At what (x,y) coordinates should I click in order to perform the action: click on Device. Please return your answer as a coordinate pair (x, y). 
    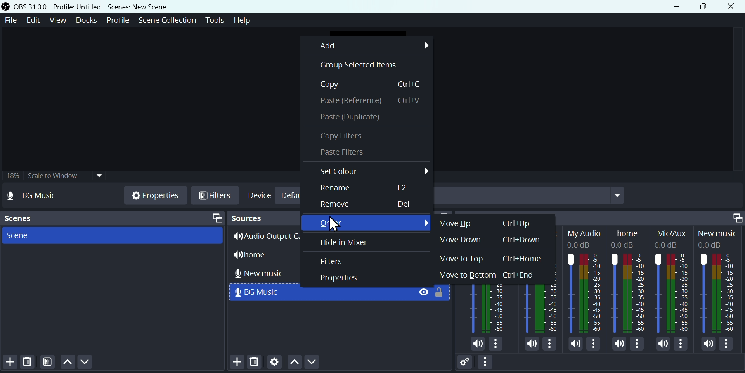
    Looking at the image, I should click on (260, 195).